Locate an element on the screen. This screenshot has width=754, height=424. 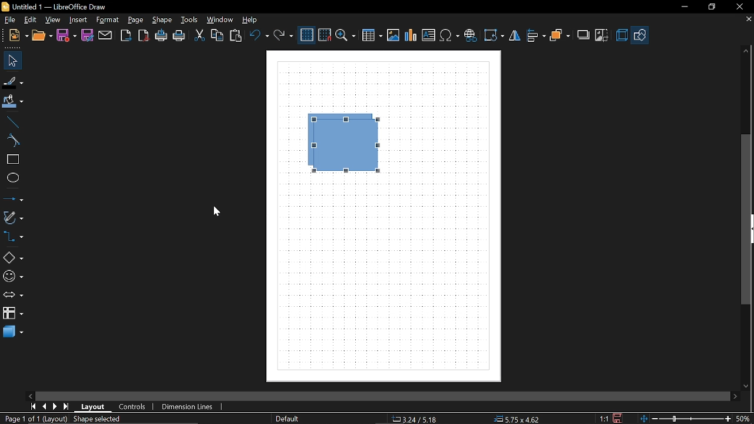
Rectangle is located at coordinates (11, 160).